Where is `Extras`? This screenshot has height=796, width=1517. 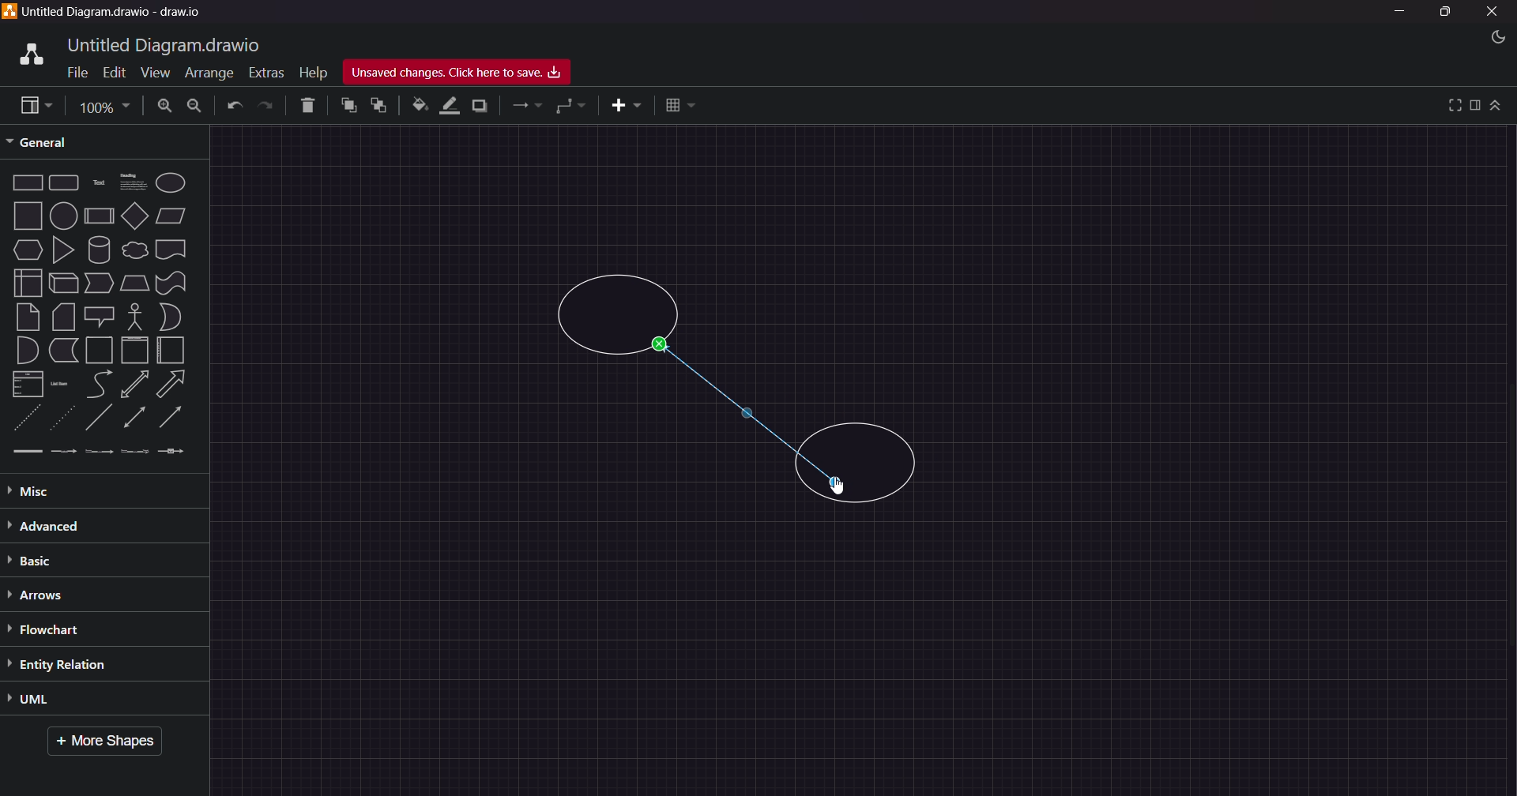 Extras is located at coordinates (265, 70).